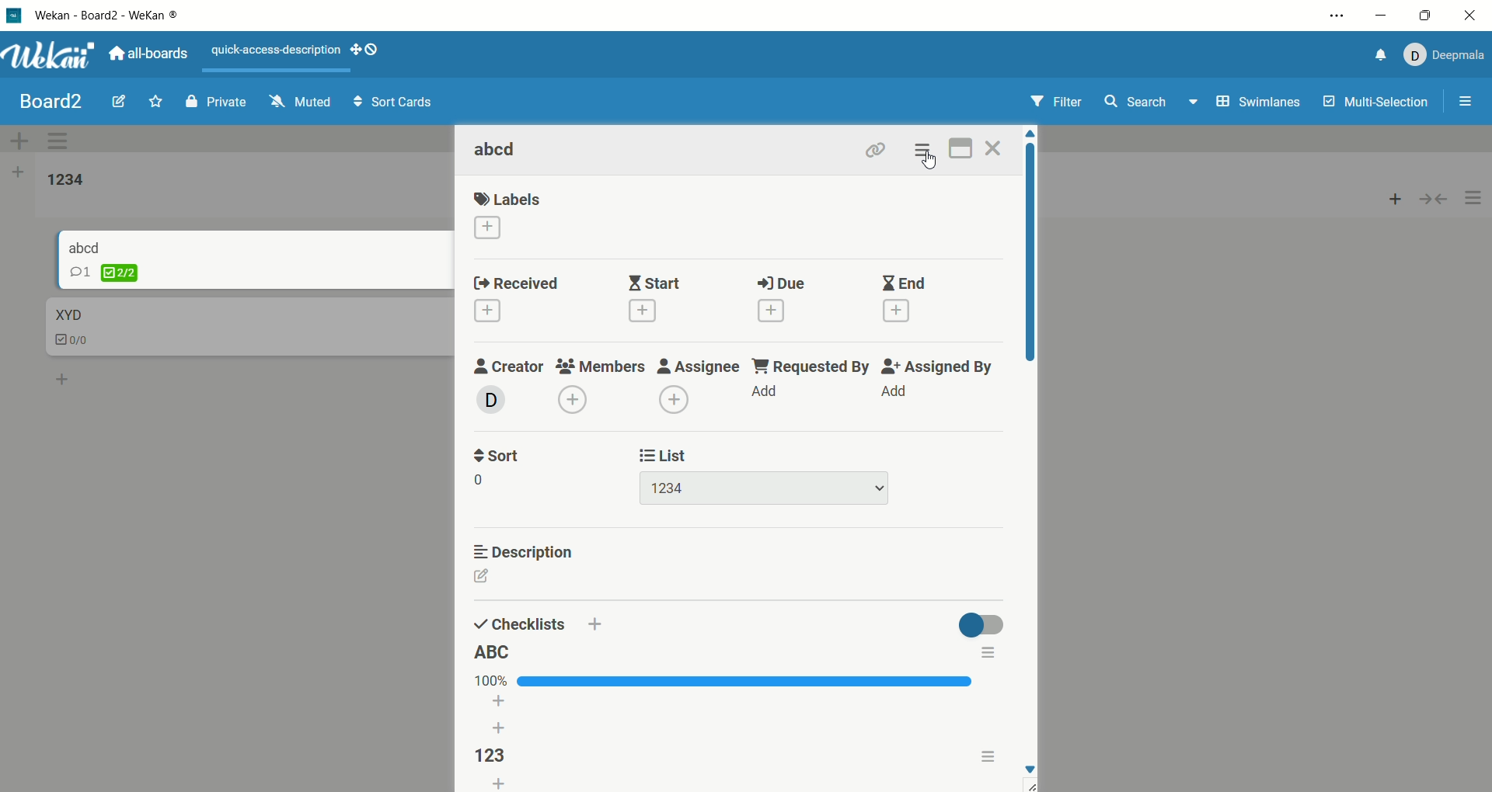 This screenshot has height=792, width=1492. What do you see at coordinates (486, 580) in the screenshot?
I see `edit` at bounding box center [486, 580].